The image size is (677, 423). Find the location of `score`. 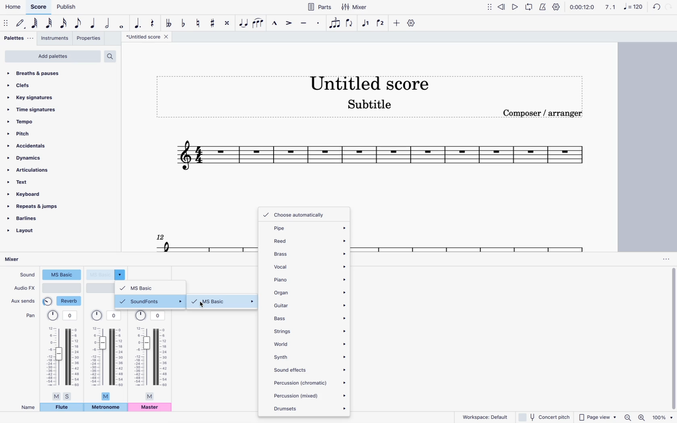

score is located at coordinates (380, 158).